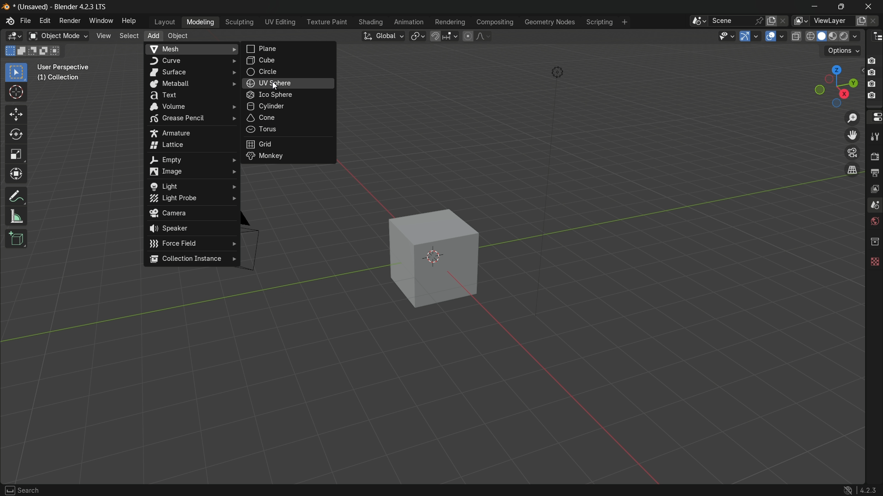 The image size is (883, 496). Describe the element at coordinates (877, 22) in the screenshot. I see `remove layer` at that location.